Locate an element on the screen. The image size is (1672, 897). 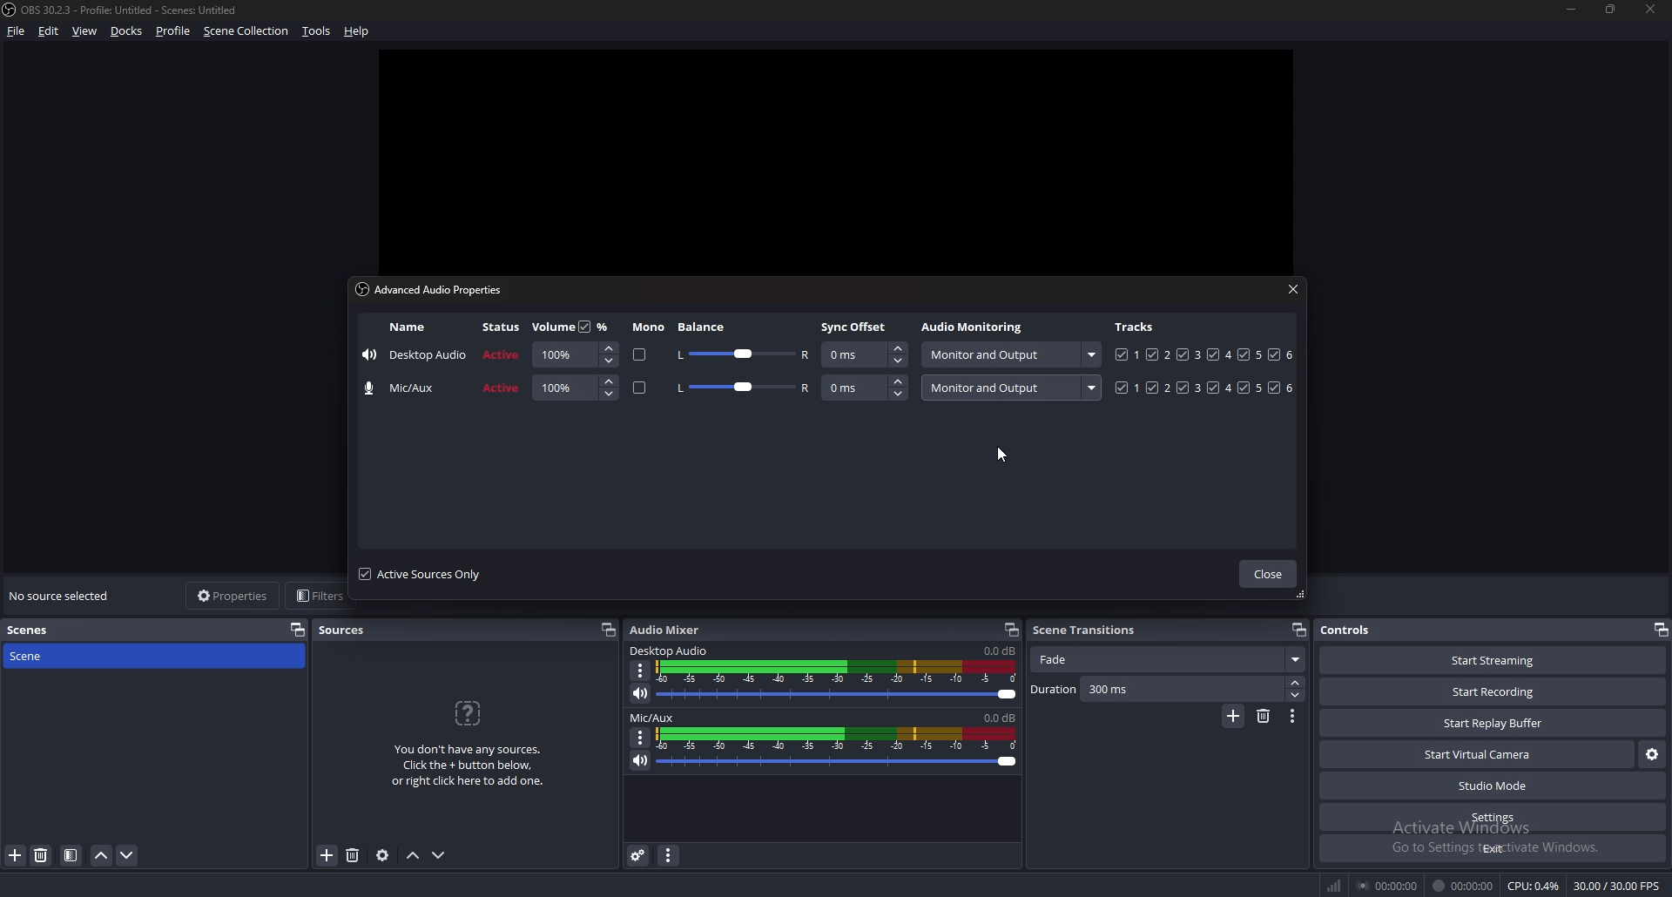
mute is located at coordinates (641, 695).